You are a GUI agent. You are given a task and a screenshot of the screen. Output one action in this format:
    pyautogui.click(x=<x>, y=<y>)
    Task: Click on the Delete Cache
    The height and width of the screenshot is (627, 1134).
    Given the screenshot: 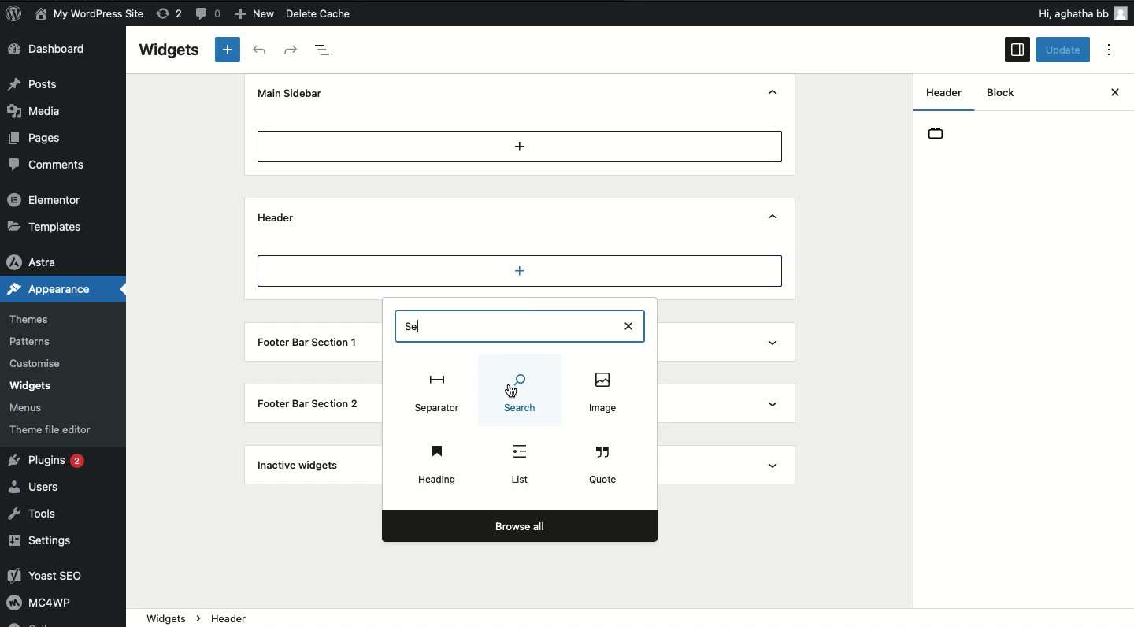 What is the action you would take?
    pyautogui.click(x=347, y=15)
    